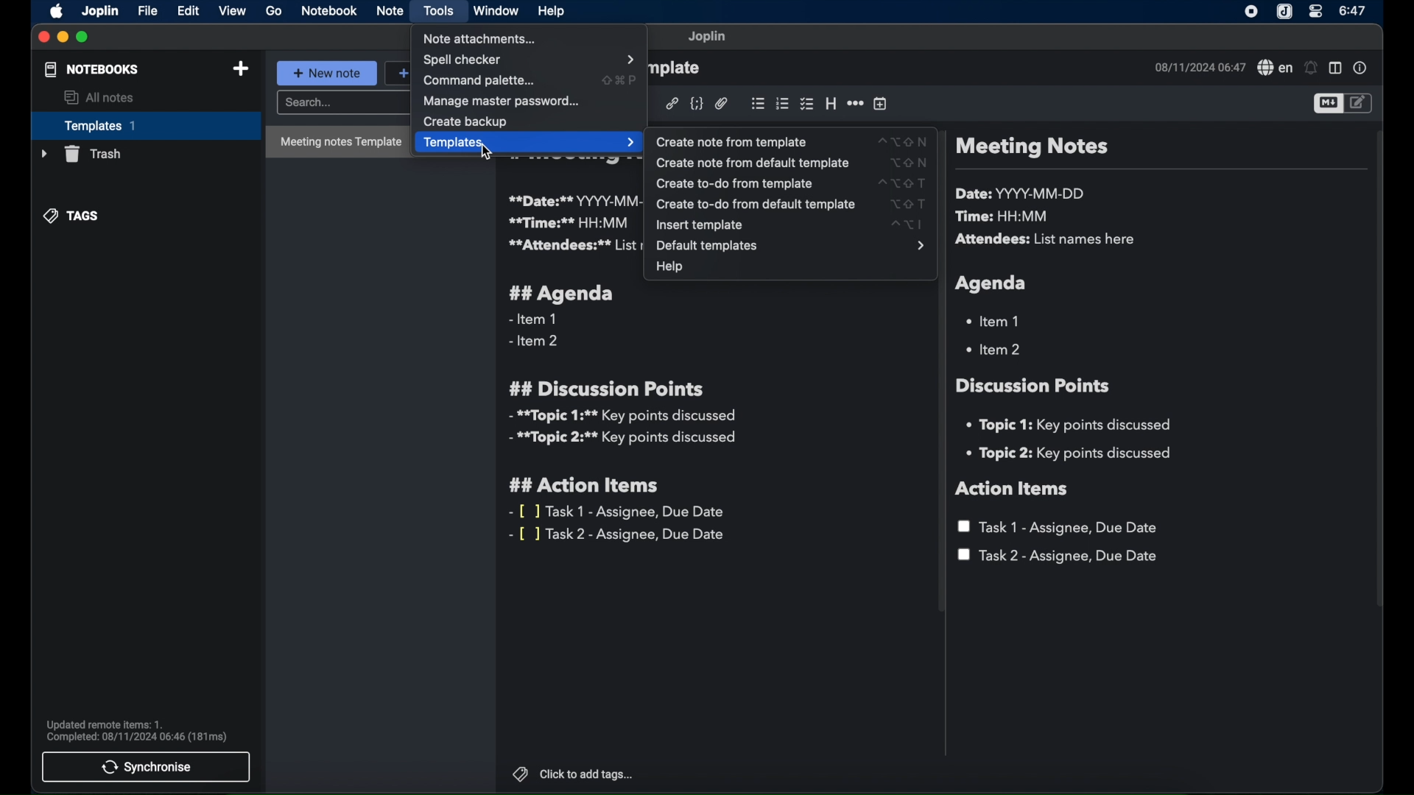 This screenshot has width=1414, height=795. What do you see at coordinates (438, 10) in the screenshot?
I see `tools` at bounding box center [438, 10].